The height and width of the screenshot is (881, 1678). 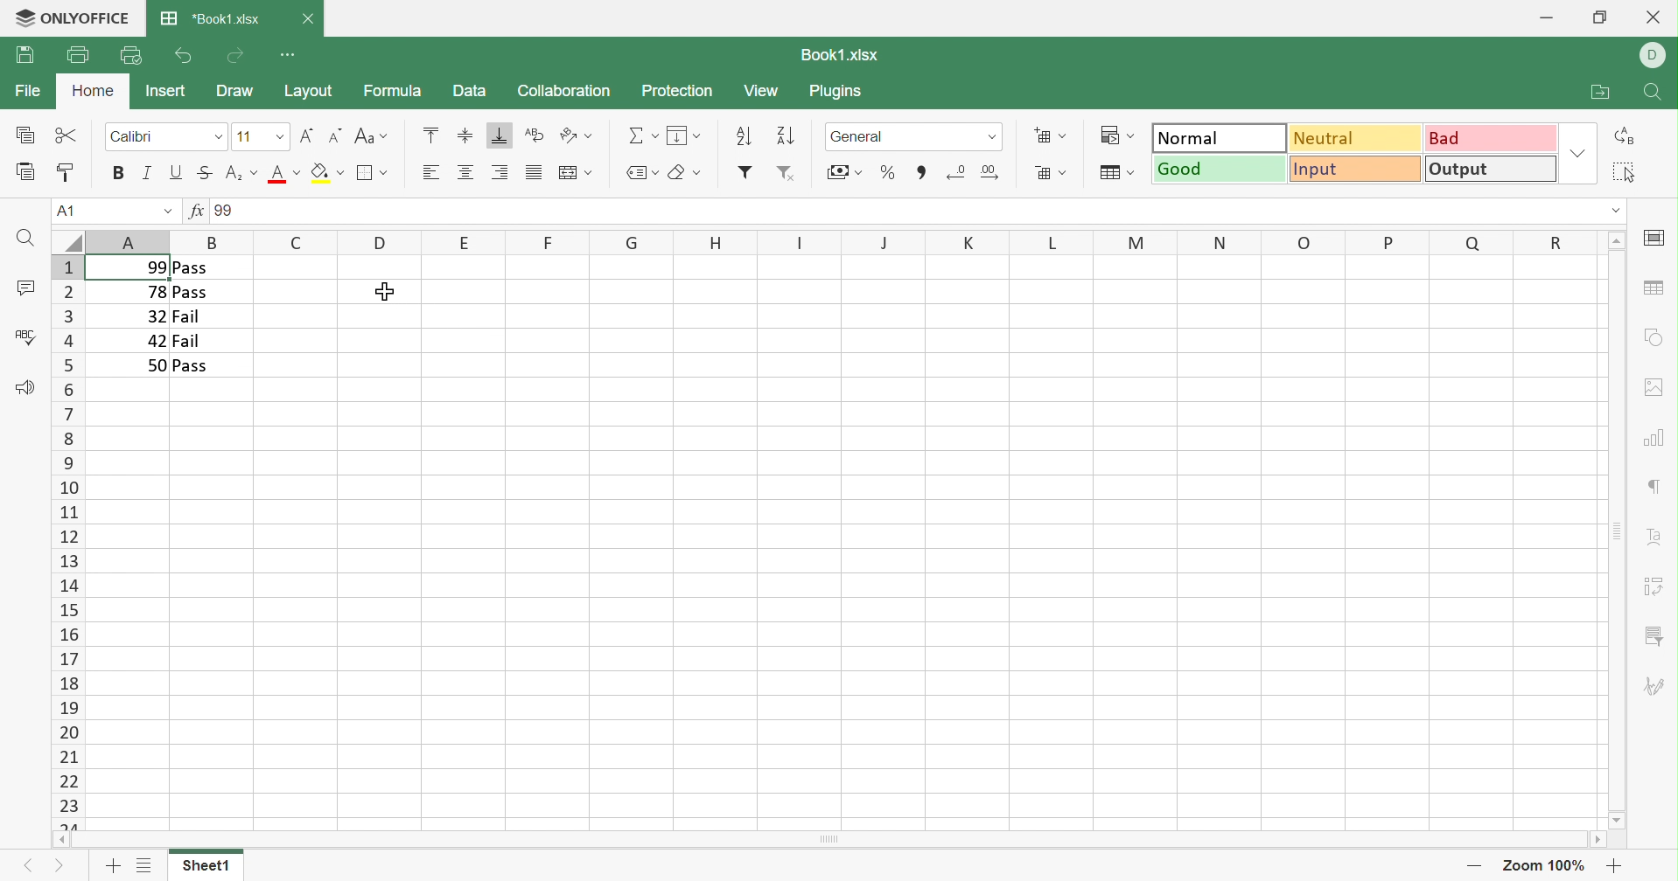 I want to click on Normal, so click(x=1219, y=136).